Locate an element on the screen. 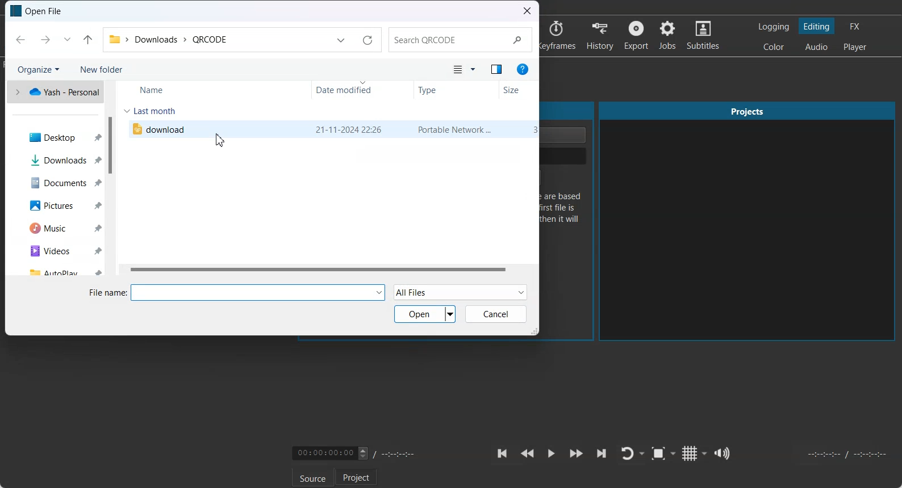 The height and width of the screenshot is (488, 902). Name is located at coordinates (153, 90).